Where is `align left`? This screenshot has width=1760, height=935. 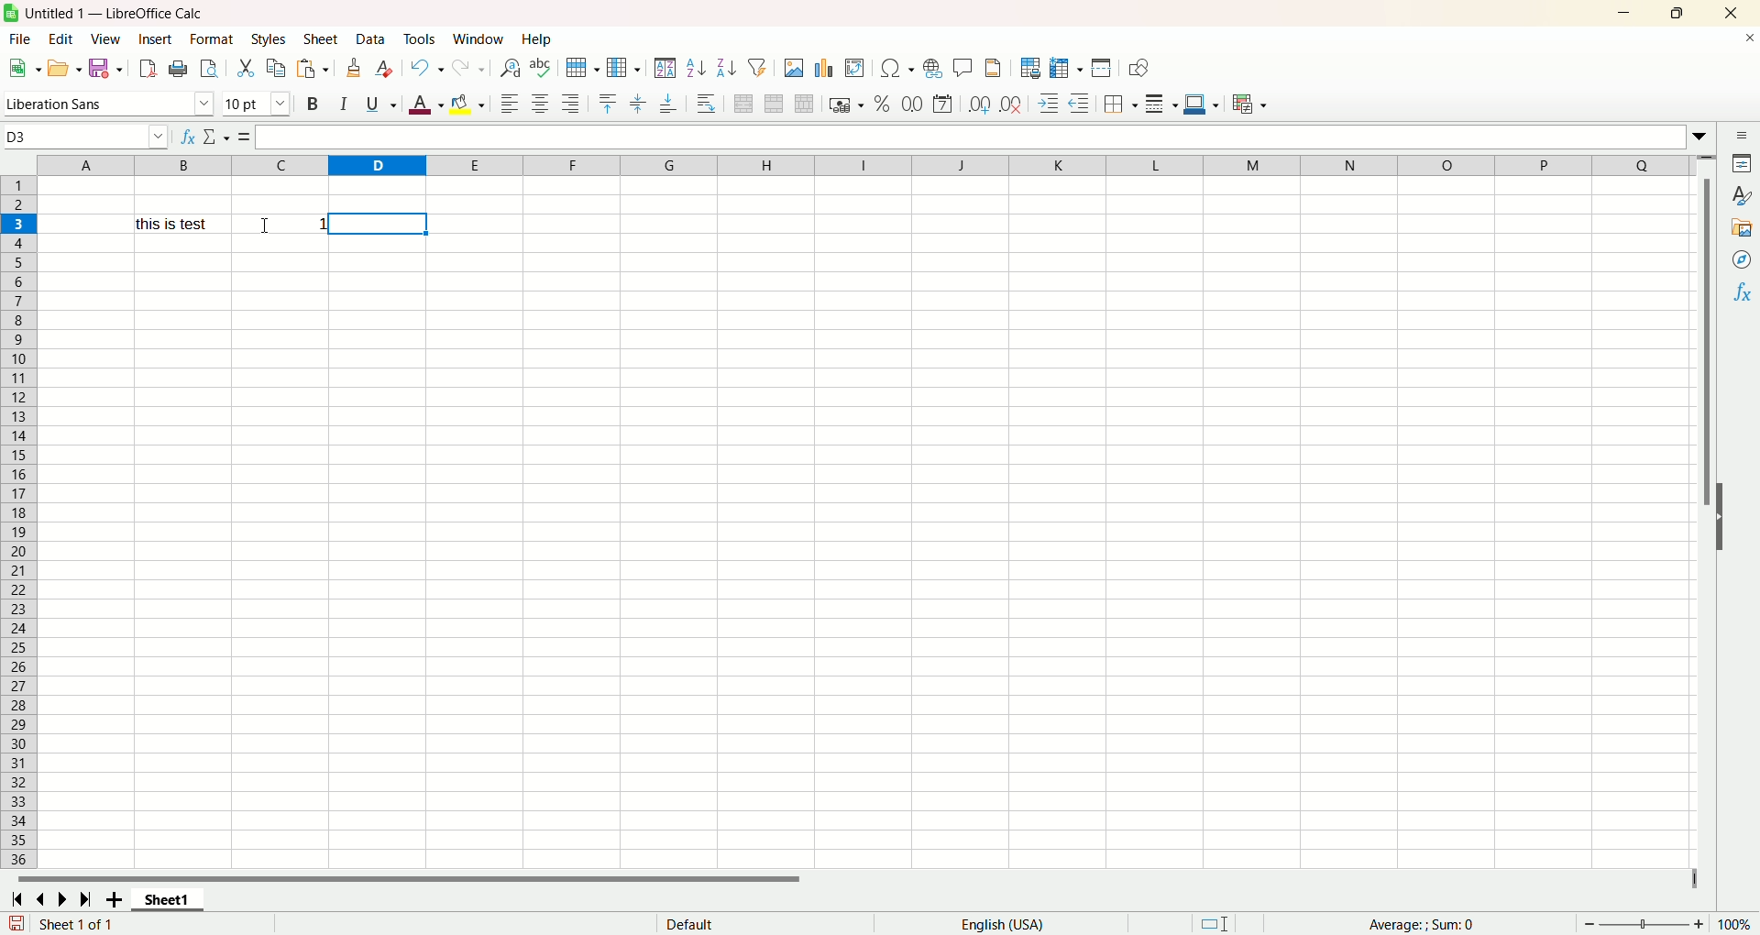
align left is located at coordinates (507, 104).